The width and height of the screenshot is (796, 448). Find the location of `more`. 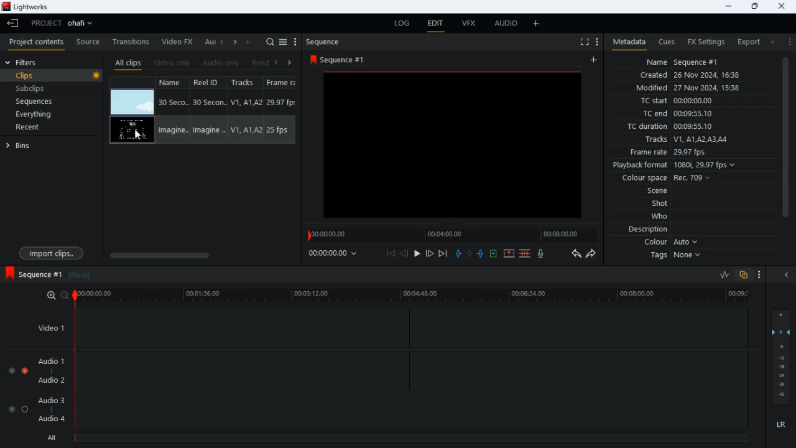

more is located at coordinates (297, 41).